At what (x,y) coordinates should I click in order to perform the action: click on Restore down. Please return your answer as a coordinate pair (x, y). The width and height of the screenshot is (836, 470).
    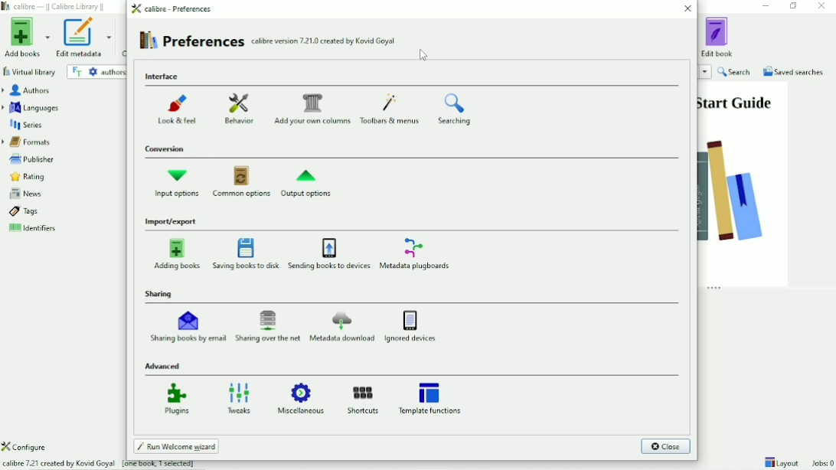
    Looking at the image, I should click on (795, 6).